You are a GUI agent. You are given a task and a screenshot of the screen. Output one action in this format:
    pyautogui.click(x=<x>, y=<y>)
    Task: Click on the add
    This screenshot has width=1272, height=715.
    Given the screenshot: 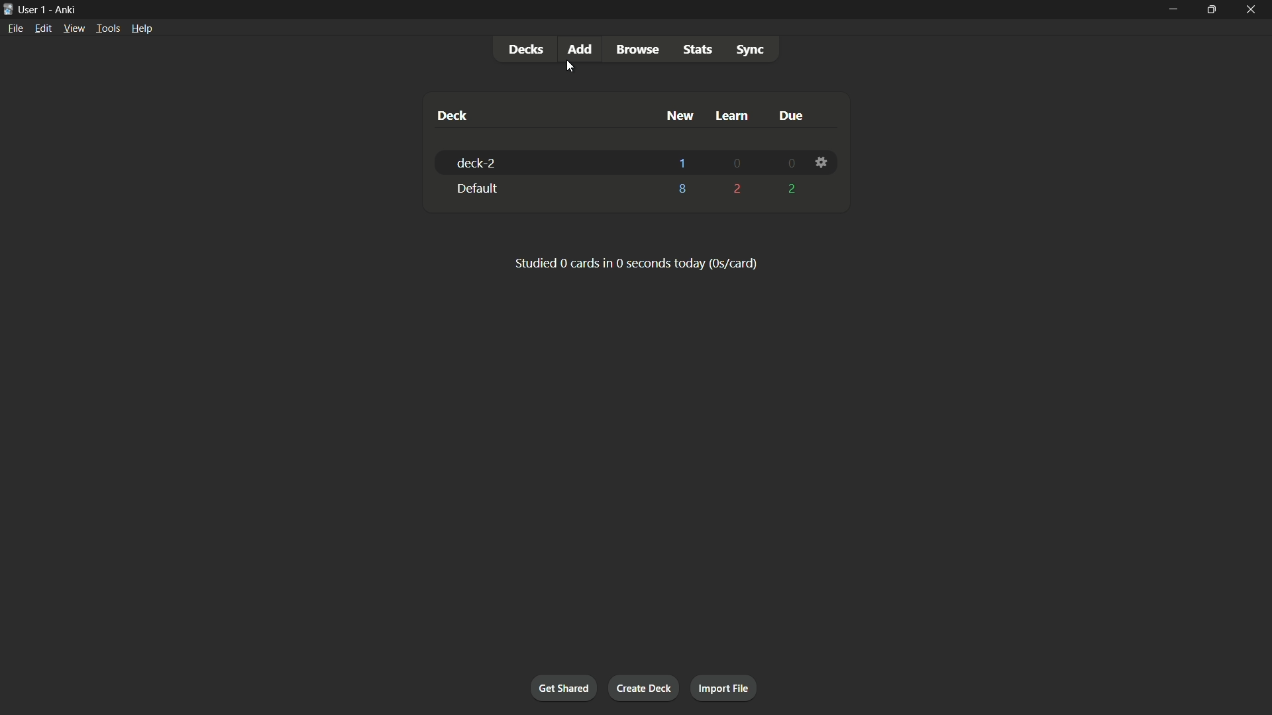 What is the action you would take?
    pyautogui.click(x=578, y=49)
    